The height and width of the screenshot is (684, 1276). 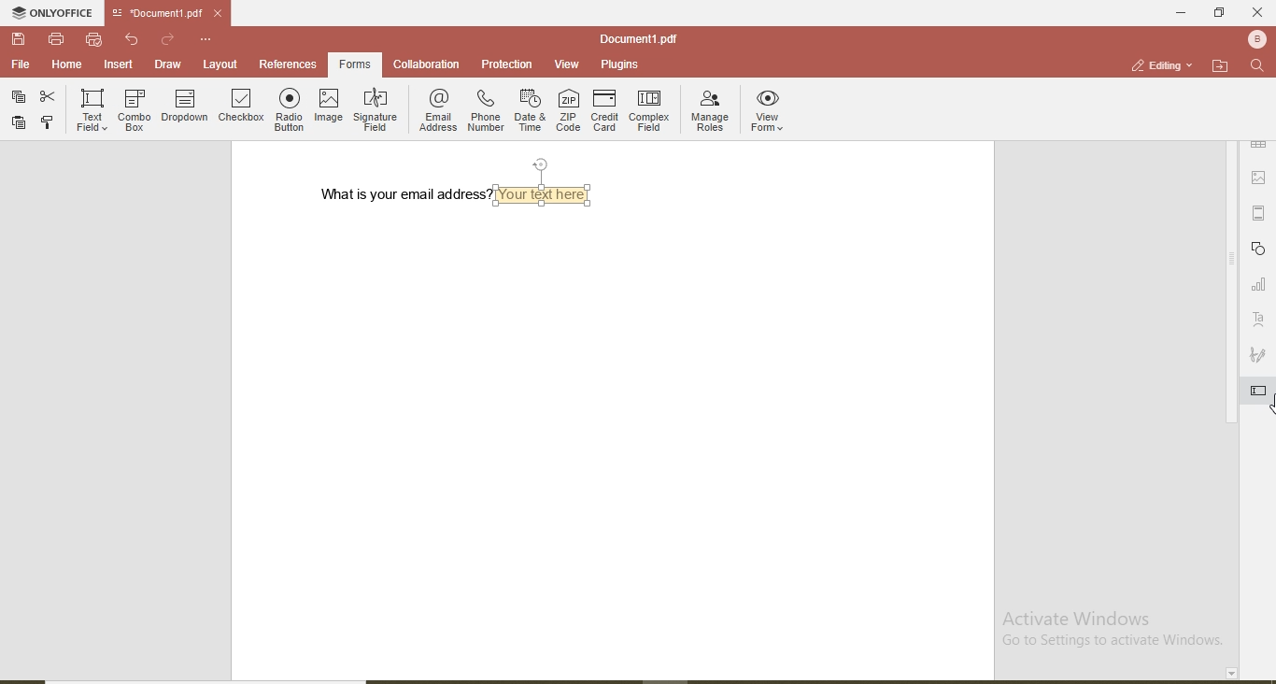 I want to click on what is your email address?, so click(x=397, y=194).